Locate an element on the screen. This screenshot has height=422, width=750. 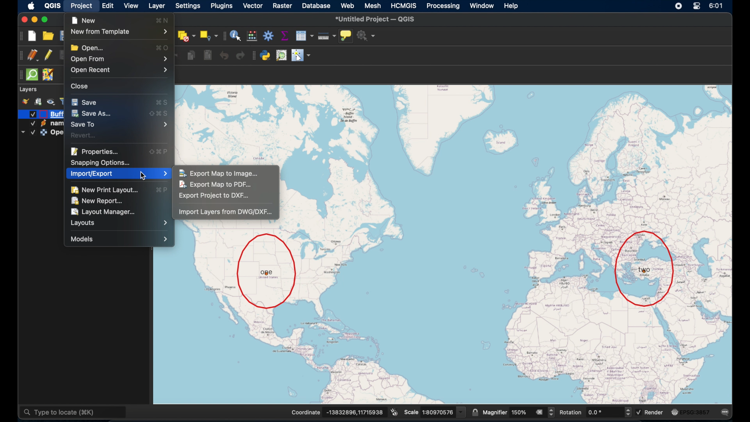
command P is located at coordinates (163, 190).